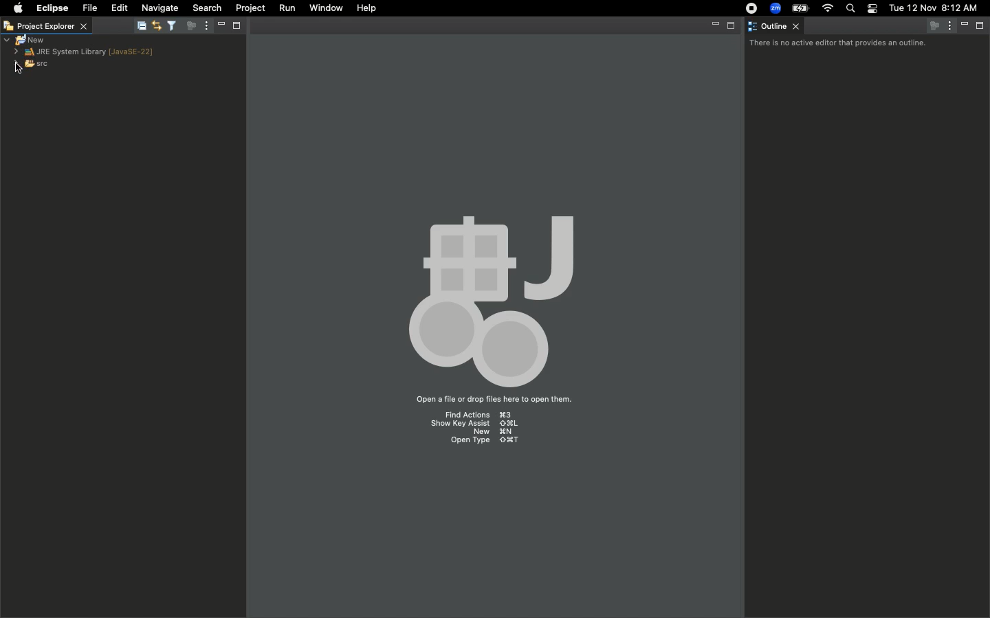 The width and height of the screenshot is (990, 618). I want to click on Filter, so click(170, 25).